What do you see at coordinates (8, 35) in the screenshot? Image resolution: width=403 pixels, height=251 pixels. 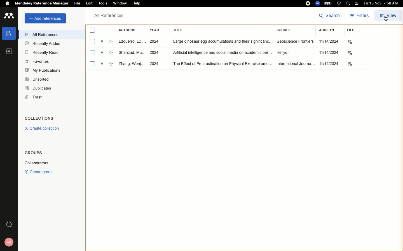 I see `Library` at bounding box center [8, 35].